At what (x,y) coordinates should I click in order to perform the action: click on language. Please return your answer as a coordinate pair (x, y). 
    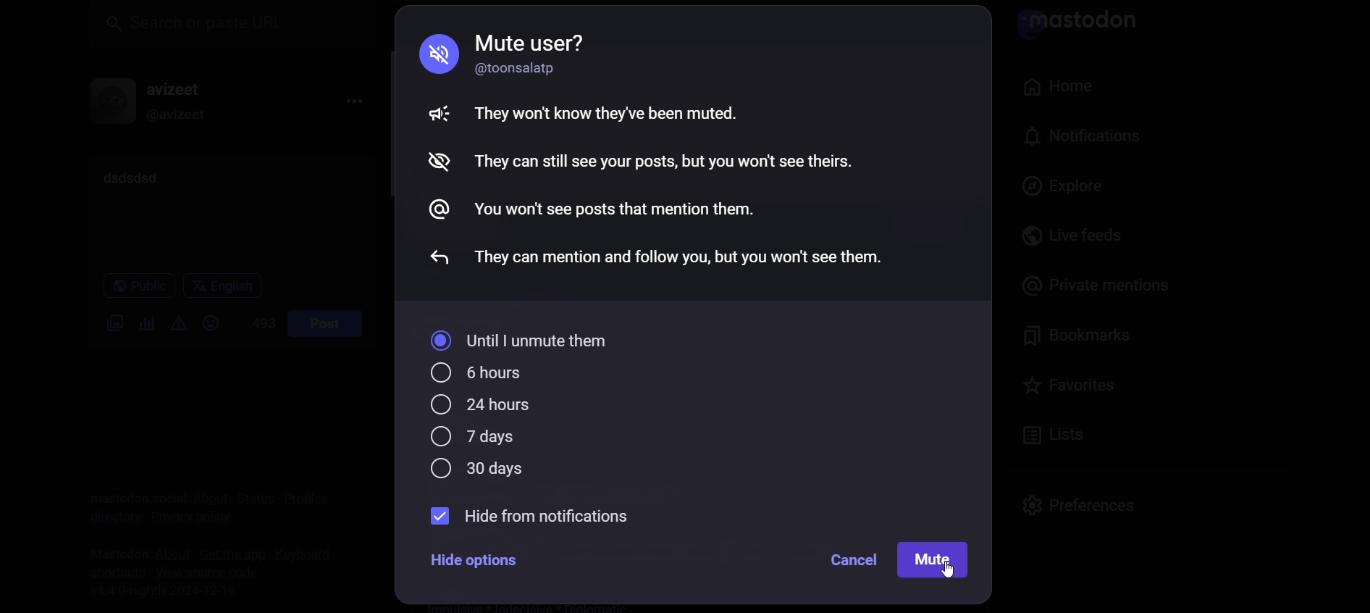
    Looking at the image, I should click on (220, 287).